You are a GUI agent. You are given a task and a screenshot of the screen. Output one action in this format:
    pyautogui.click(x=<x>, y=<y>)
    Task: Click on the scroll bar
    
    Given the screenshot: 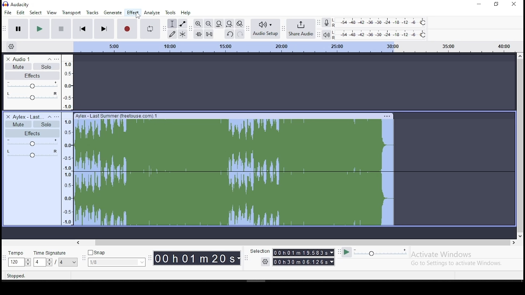 What is the action you would take?
    pyautogui.click(x=519, y=145)
    